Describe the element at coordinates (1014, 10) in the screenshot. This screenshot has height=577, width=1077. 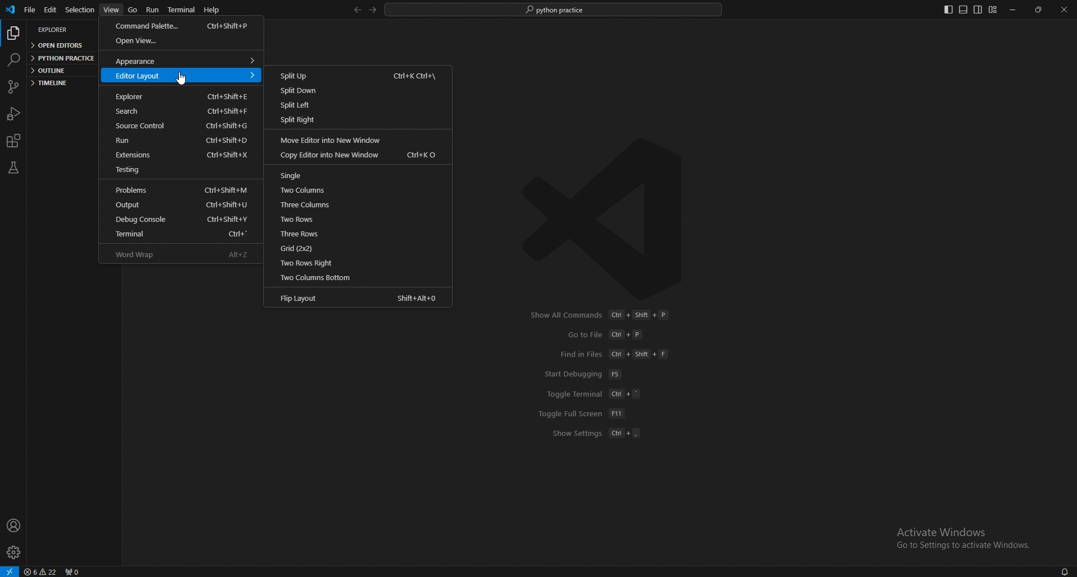
I see `minimize` at that location.